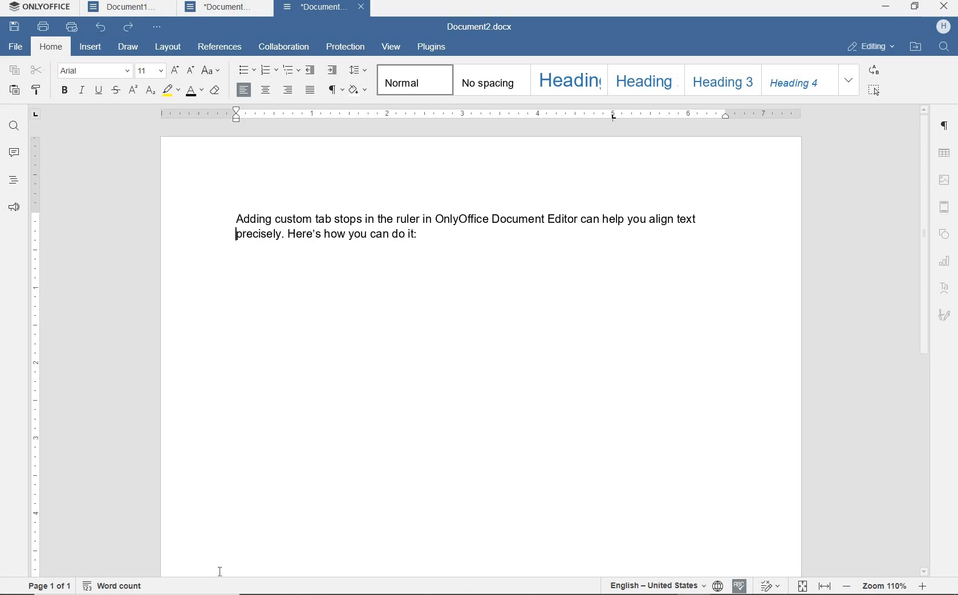  I want to click on decrement font size, so click(190, 71).